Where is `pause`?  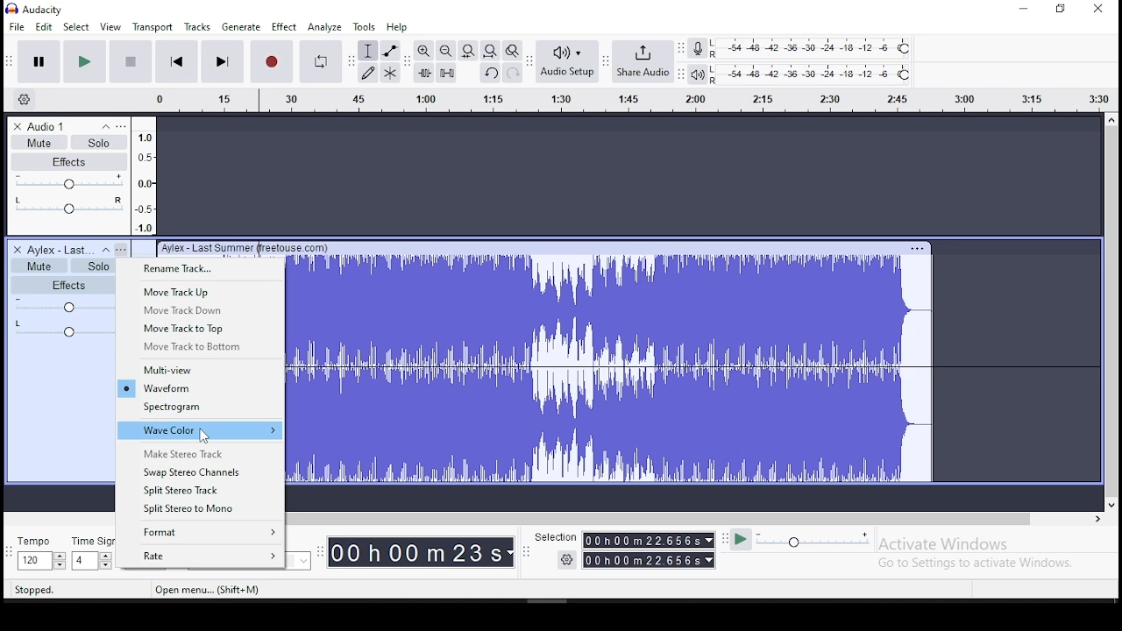 pause is located at coordinates (39, 62).